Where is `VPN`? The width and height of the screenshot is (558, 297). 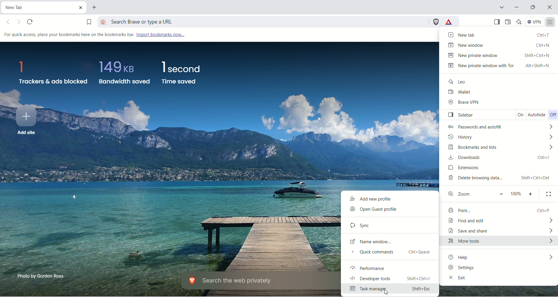 VPN is located at coordinates (534, 22).